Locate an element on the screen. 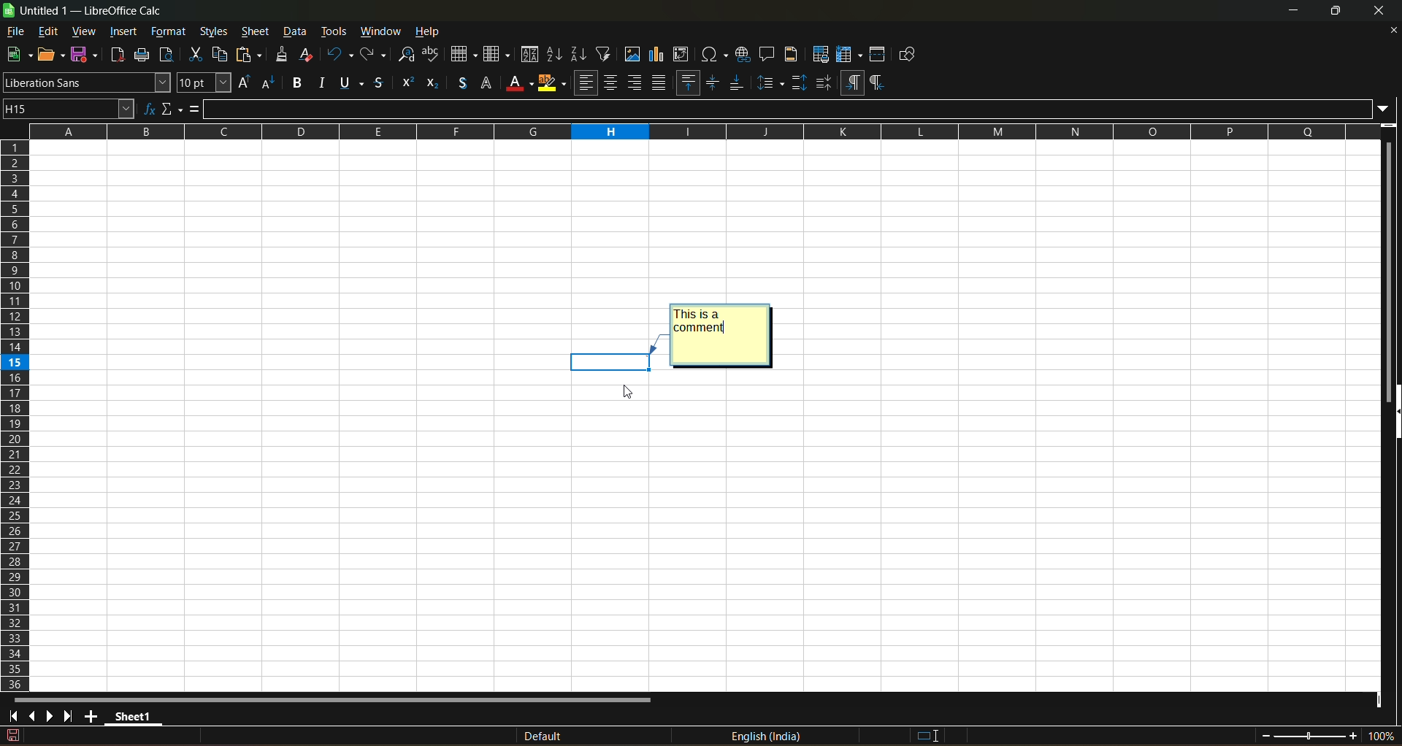 The image size is (1402, 746). merge and center or unmerge cells depending on the current toggle state is located at coordinates (594, 82).